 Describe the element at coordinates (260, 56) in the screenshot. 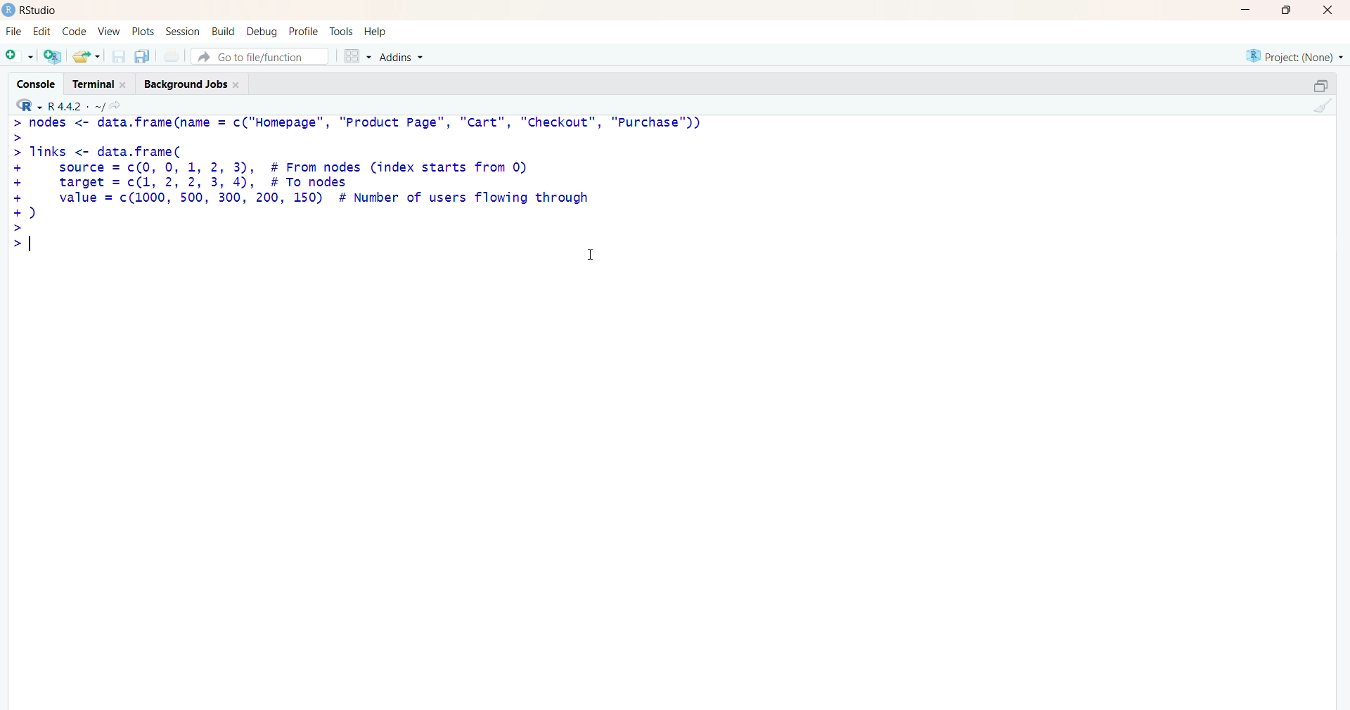

I see `go to file function` at that location.